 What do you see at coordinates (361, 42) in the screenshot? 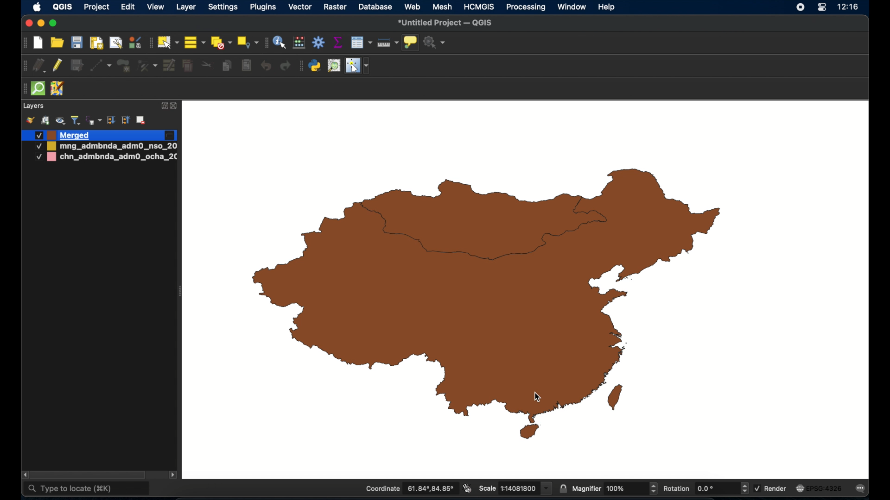
I see `attributes table` at bounding box center [361, 42].